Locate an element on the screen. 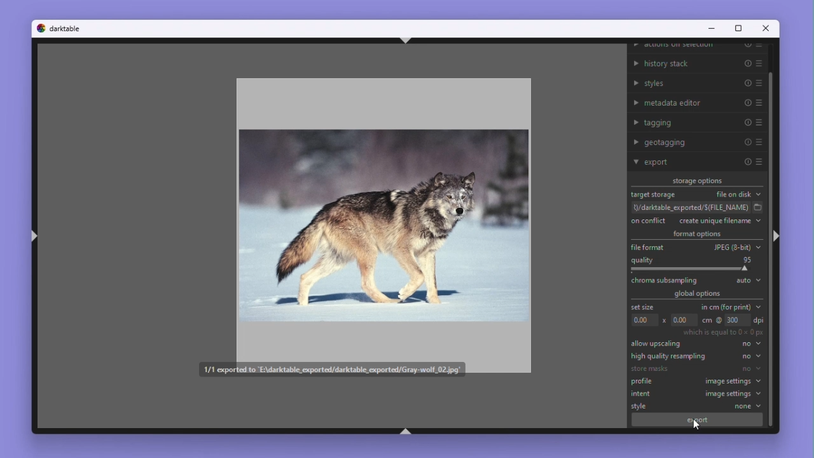  Minimise is located at coordinates (711, 29).